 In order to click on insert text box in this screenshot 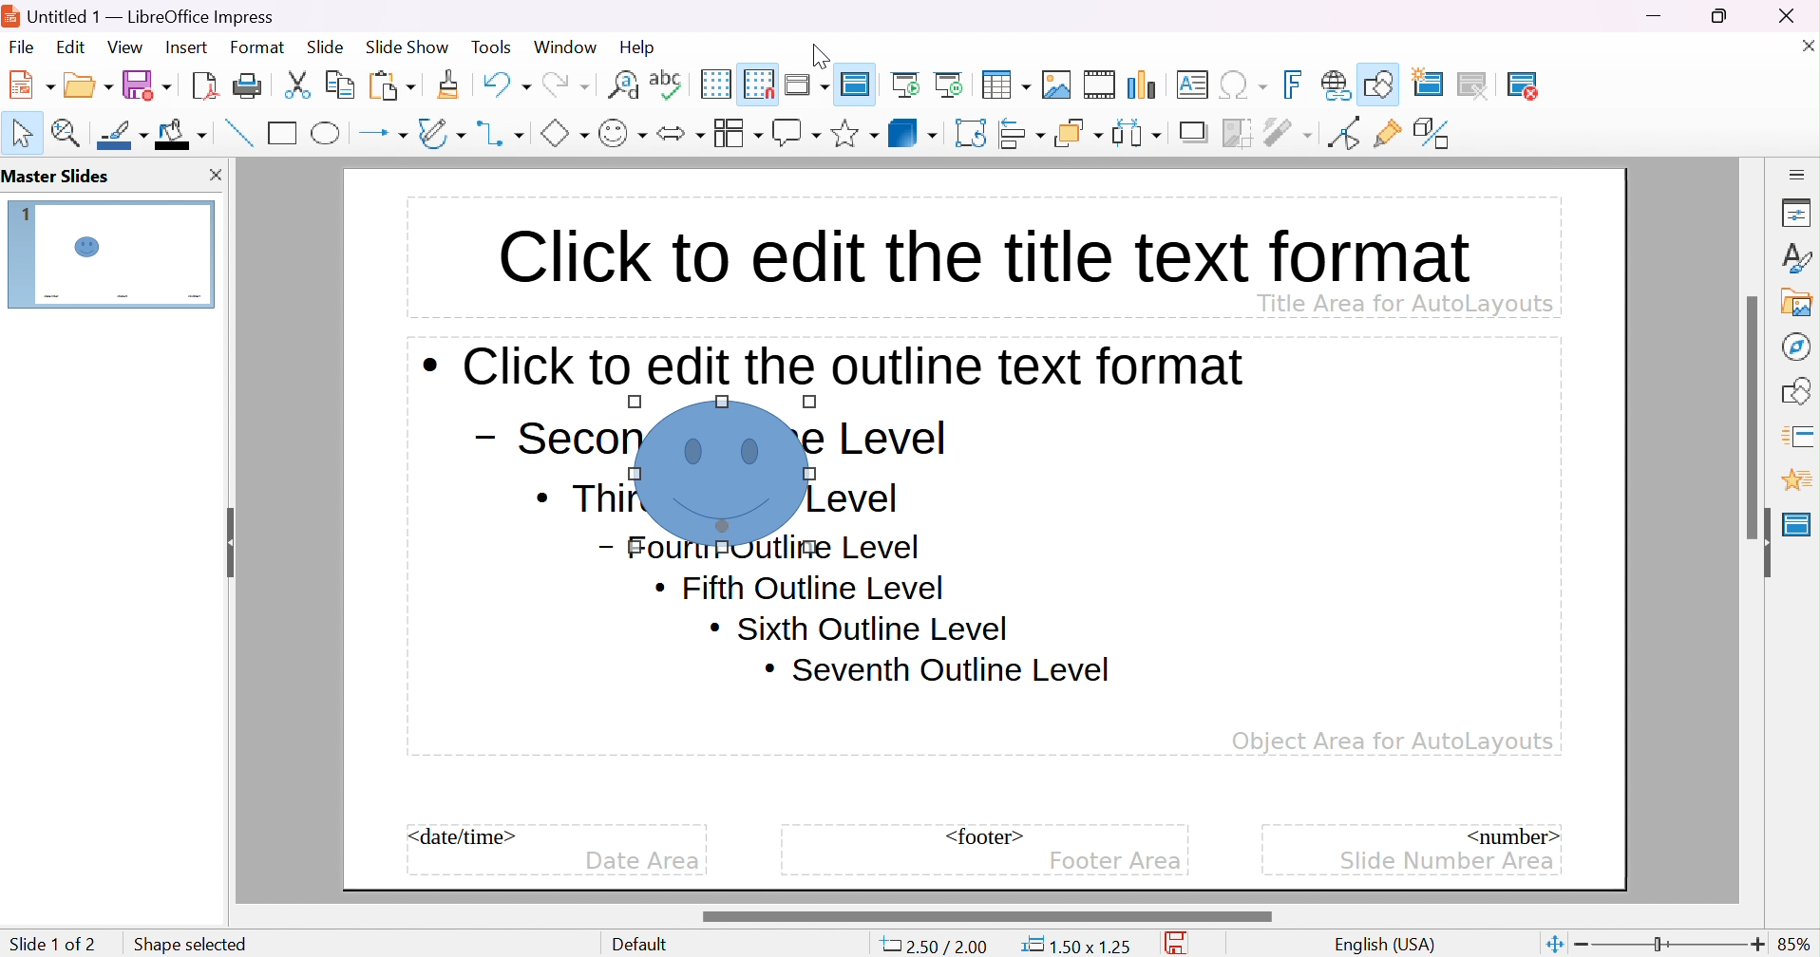, I will do `click(1191, 84)`.